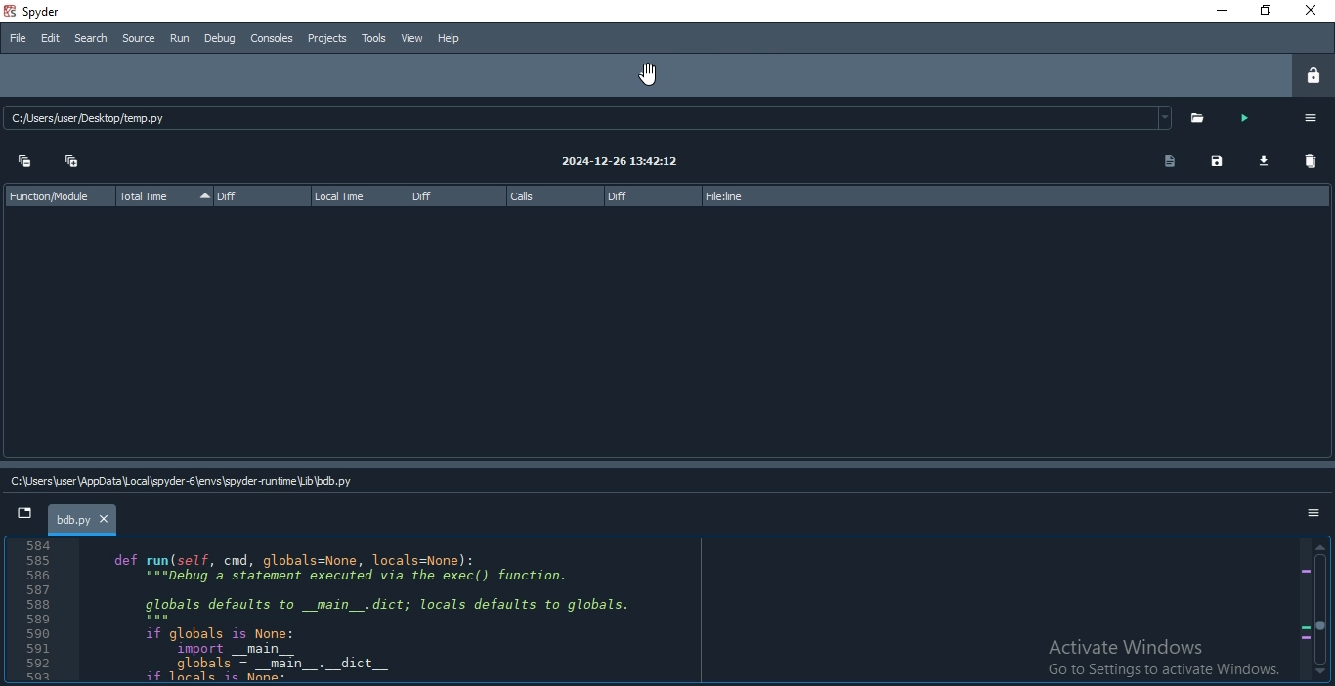 The width and height of the screenshot is (1335, 686). Describe the element at coordinates (554, 195) in the screenshot. I see `calls` at that location.